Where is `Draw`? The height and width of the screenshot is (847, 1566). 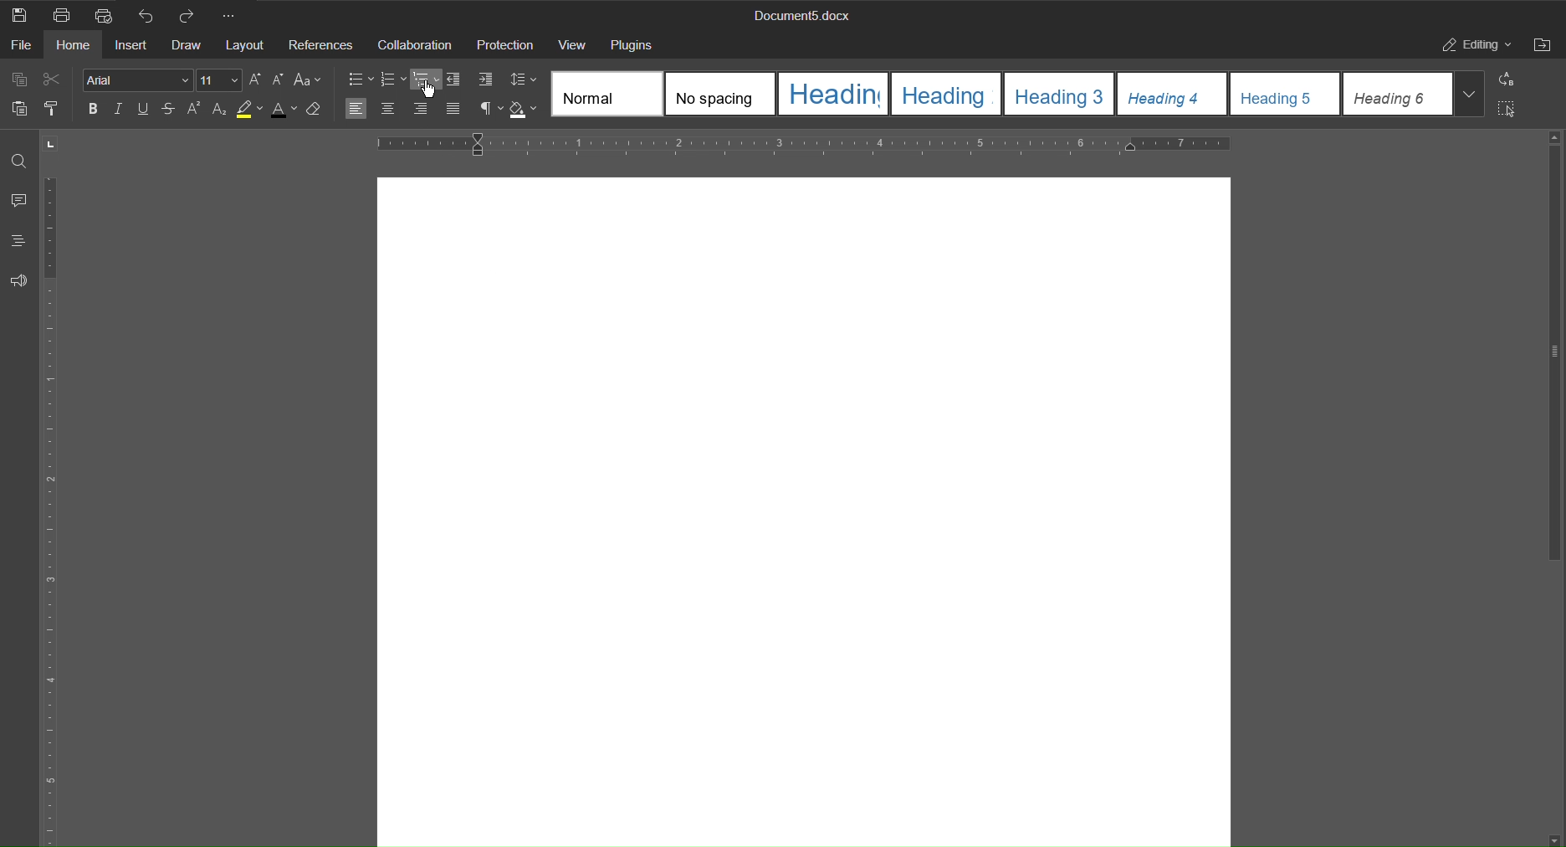
Draw is located at coordinates (189, 47).